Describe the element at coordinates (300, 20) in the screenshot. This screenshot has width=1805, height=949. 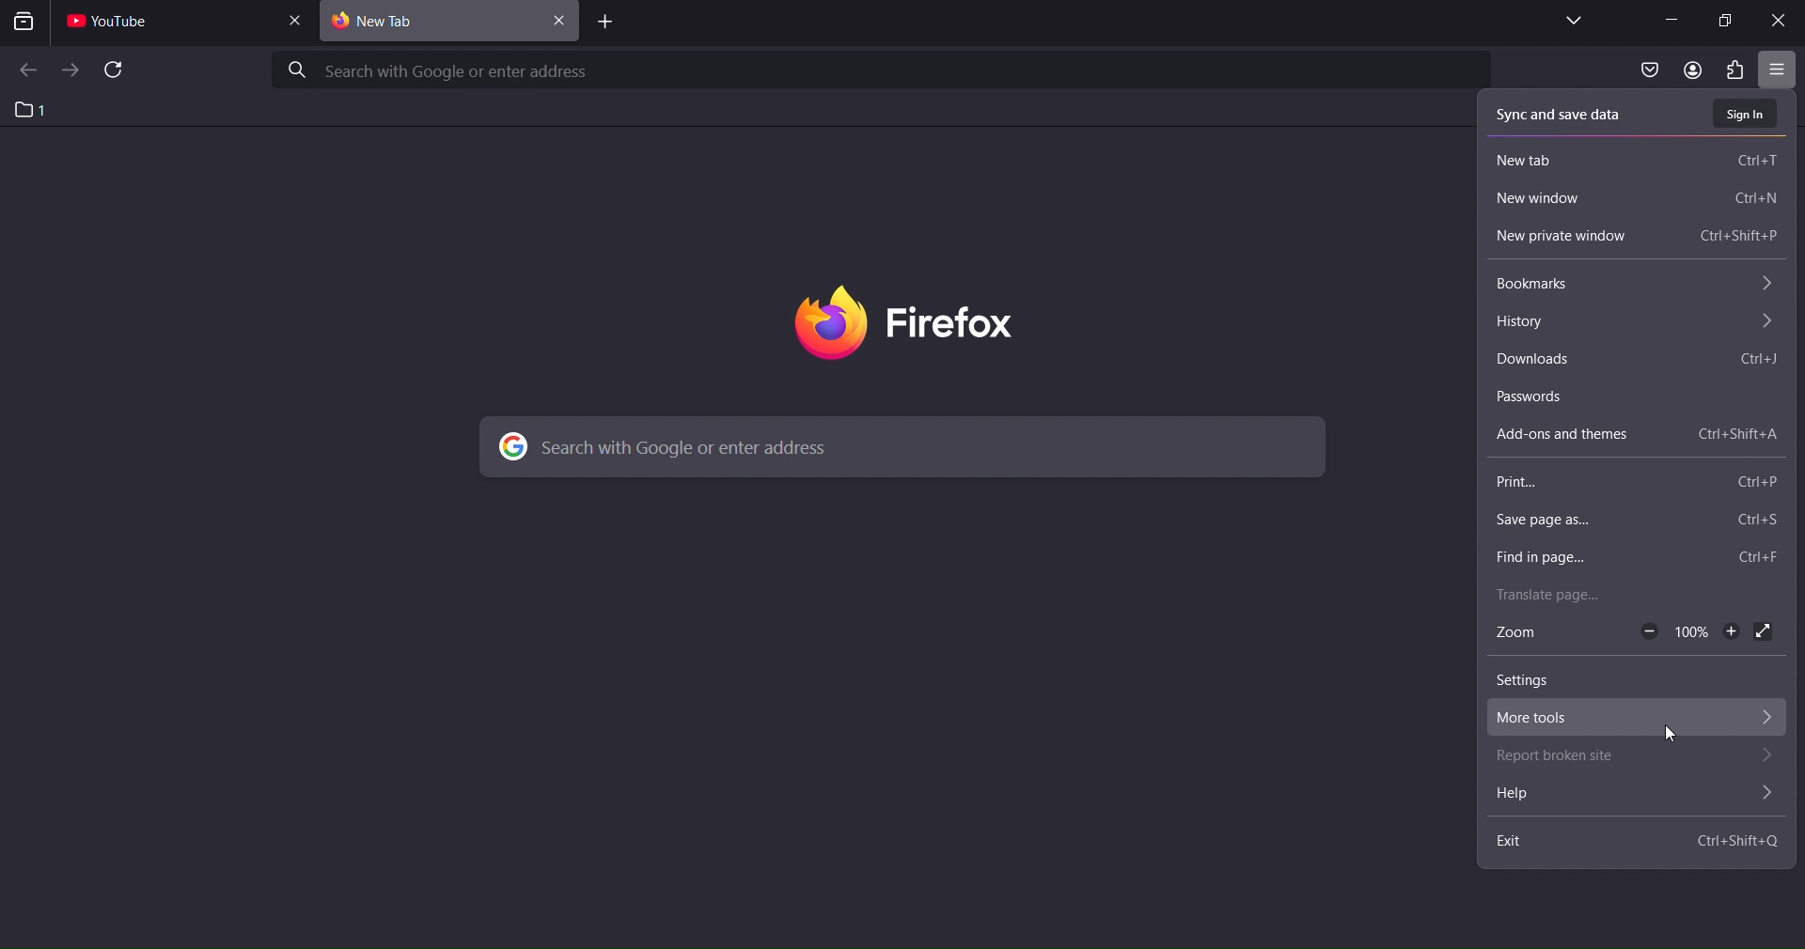
I see `close page` at that location.